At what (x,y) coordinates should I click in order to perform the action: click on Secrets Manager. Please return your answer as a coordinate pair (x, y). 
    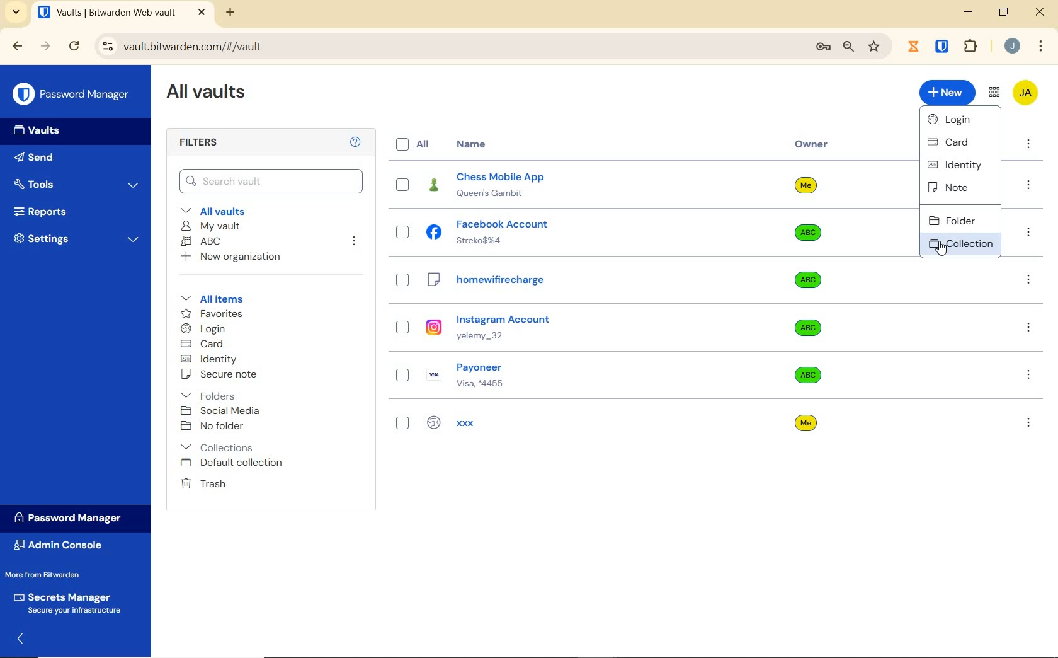
    Looking at the image, I should click on (71, 603).